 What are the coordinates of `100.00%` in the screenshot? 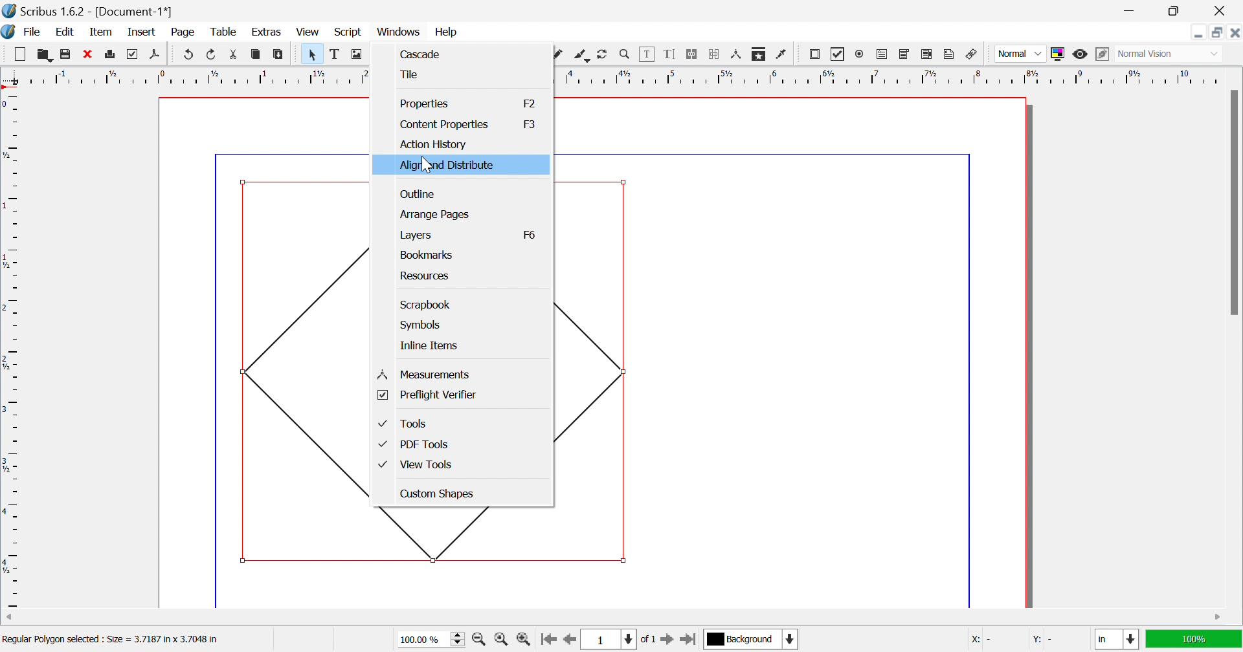 It's located at (433, 640).